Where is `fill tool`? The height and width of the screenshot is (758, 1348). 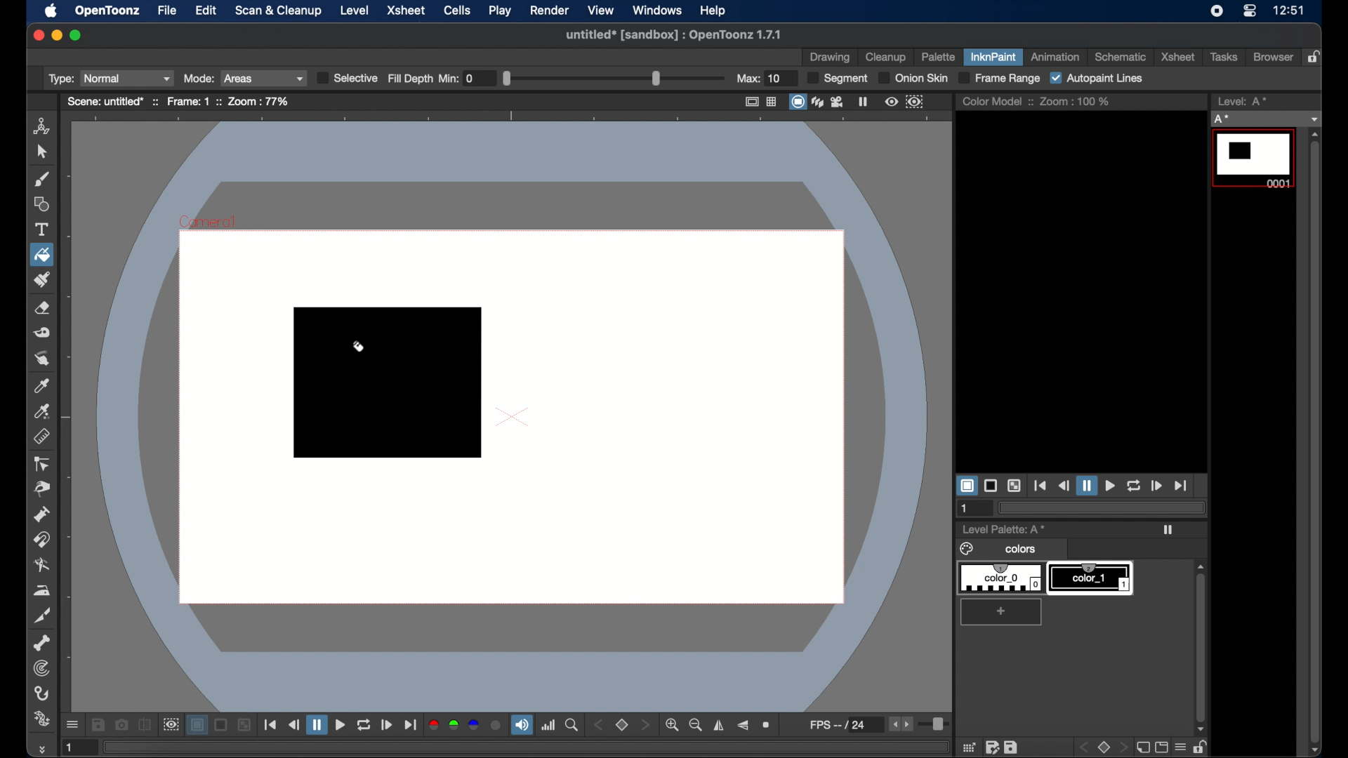
fill tool is located at coordinates (358, 350).